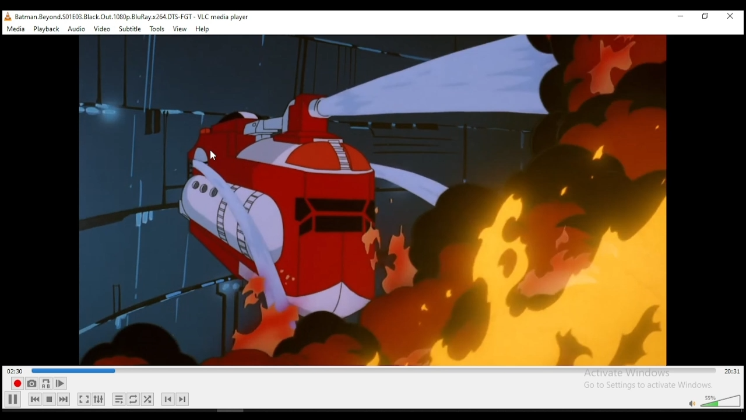  I want to click on show extended settings, so click(98, 399).